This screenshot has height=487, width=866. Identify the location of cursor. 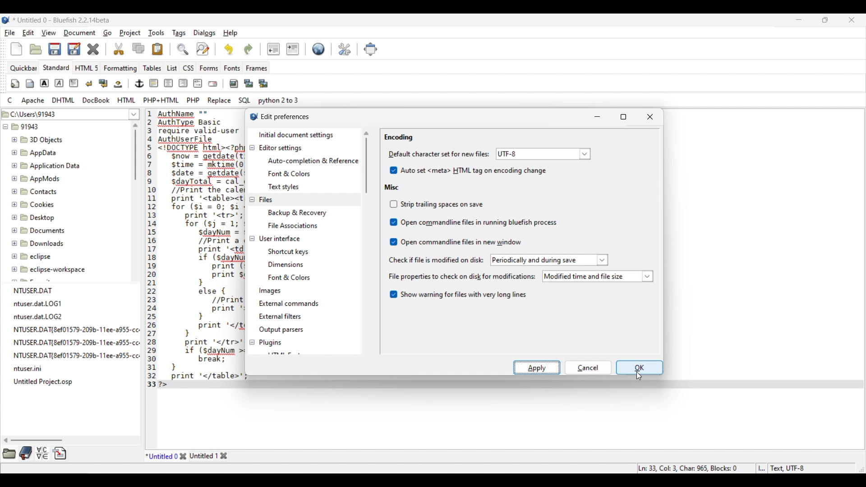
(641, 377).